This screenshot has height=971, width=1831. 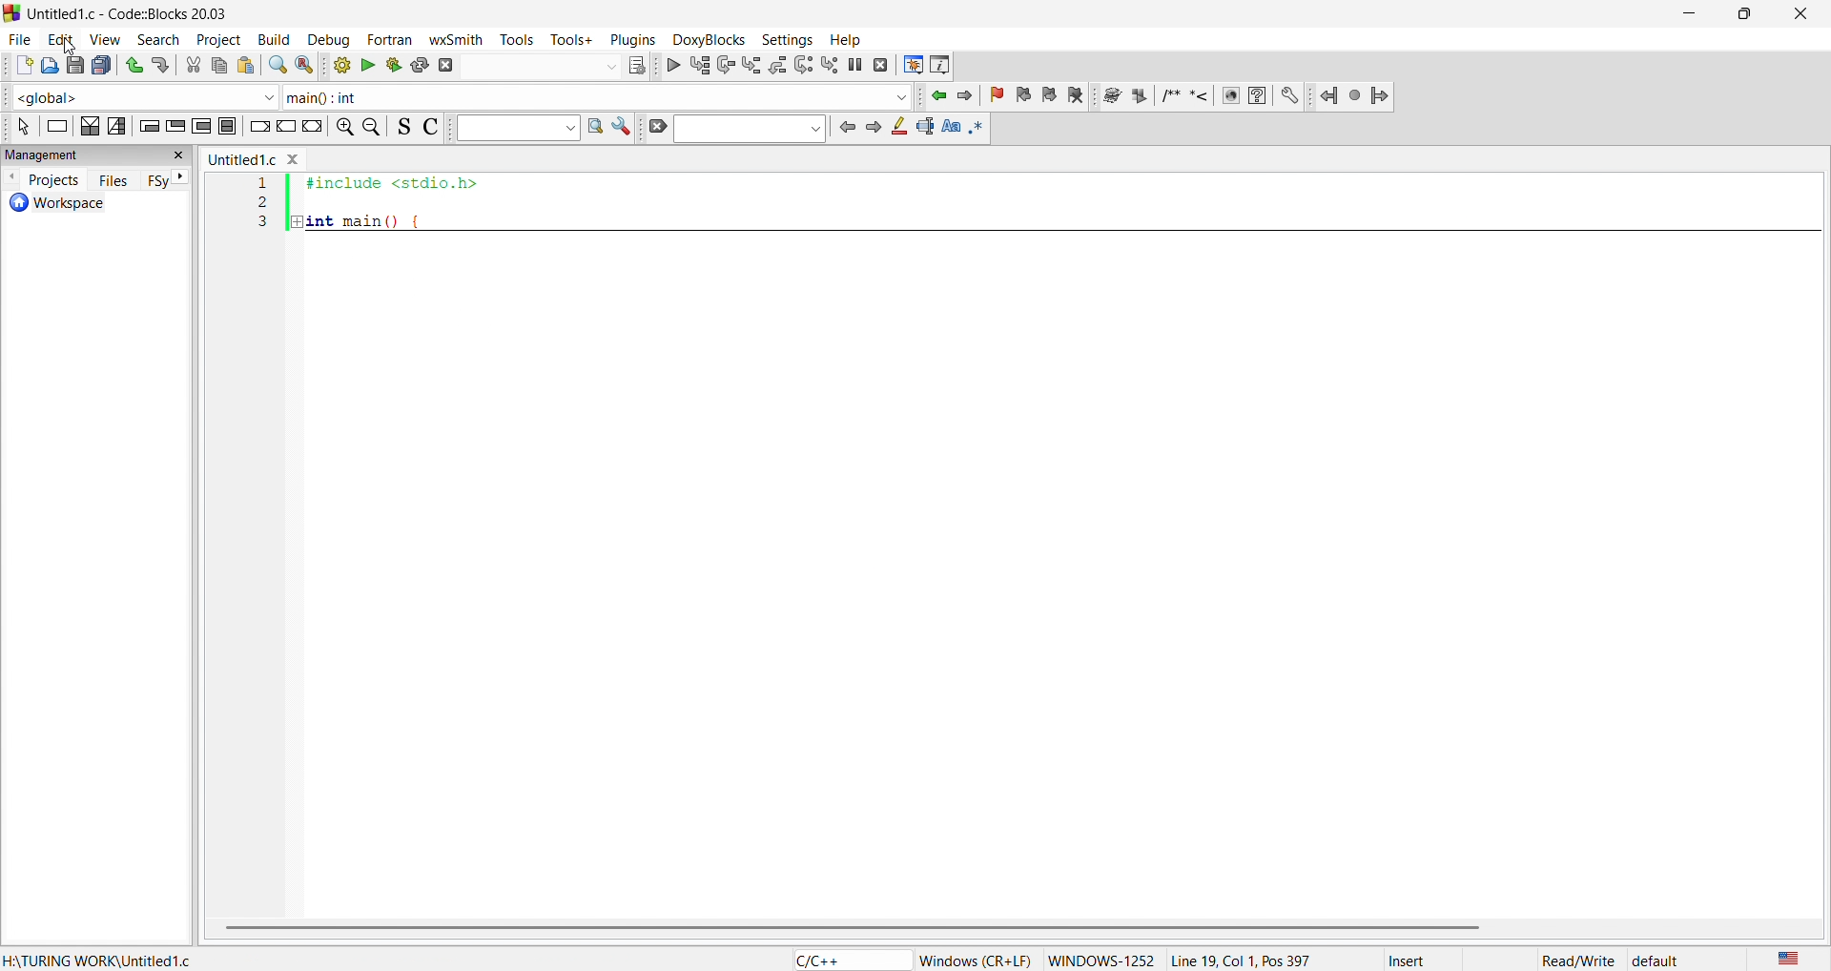 I want to click on debug/continue, so click(x=671, y=65).